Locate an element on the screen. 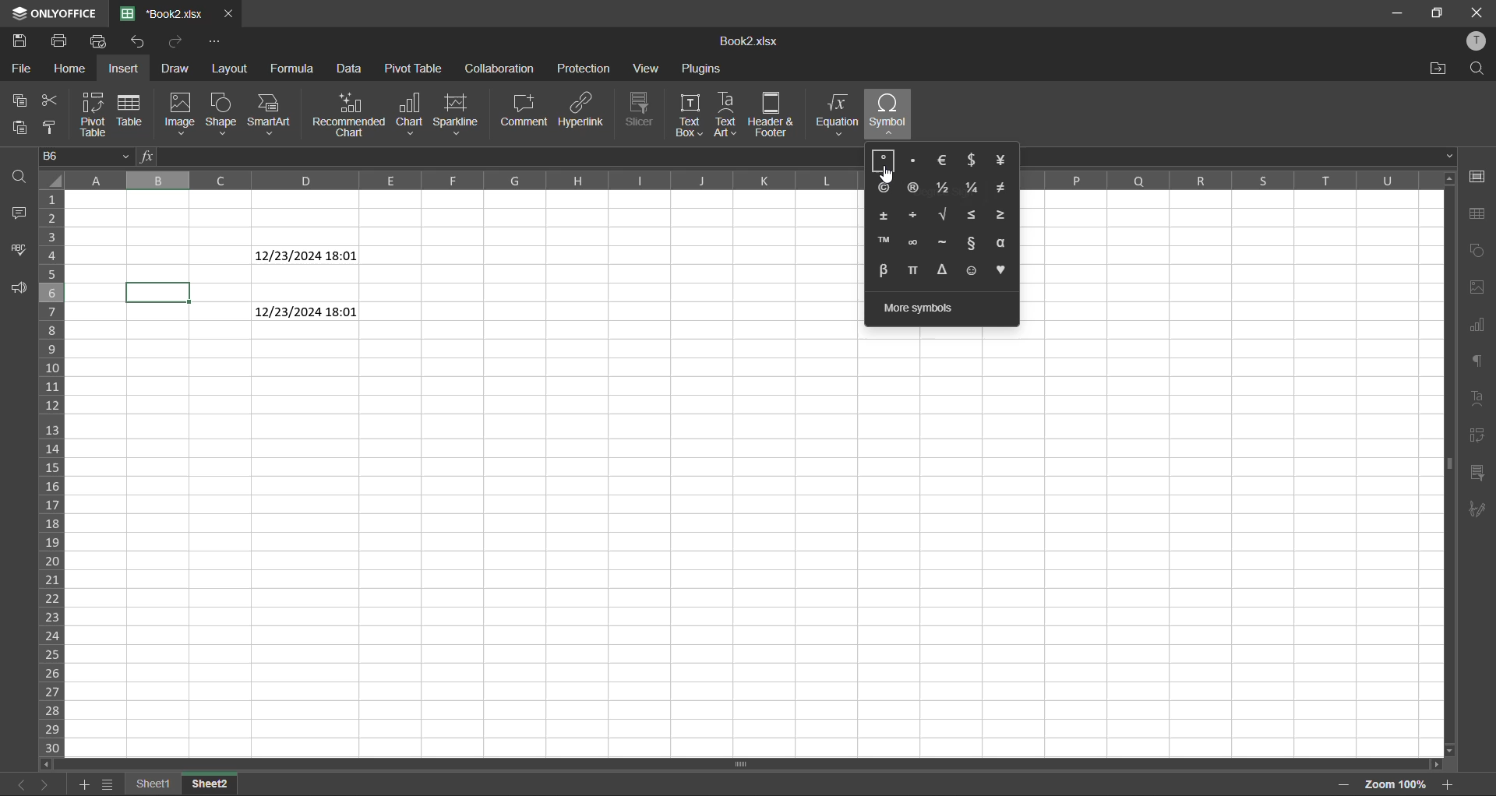  text is located at coordinates (1481, 399).